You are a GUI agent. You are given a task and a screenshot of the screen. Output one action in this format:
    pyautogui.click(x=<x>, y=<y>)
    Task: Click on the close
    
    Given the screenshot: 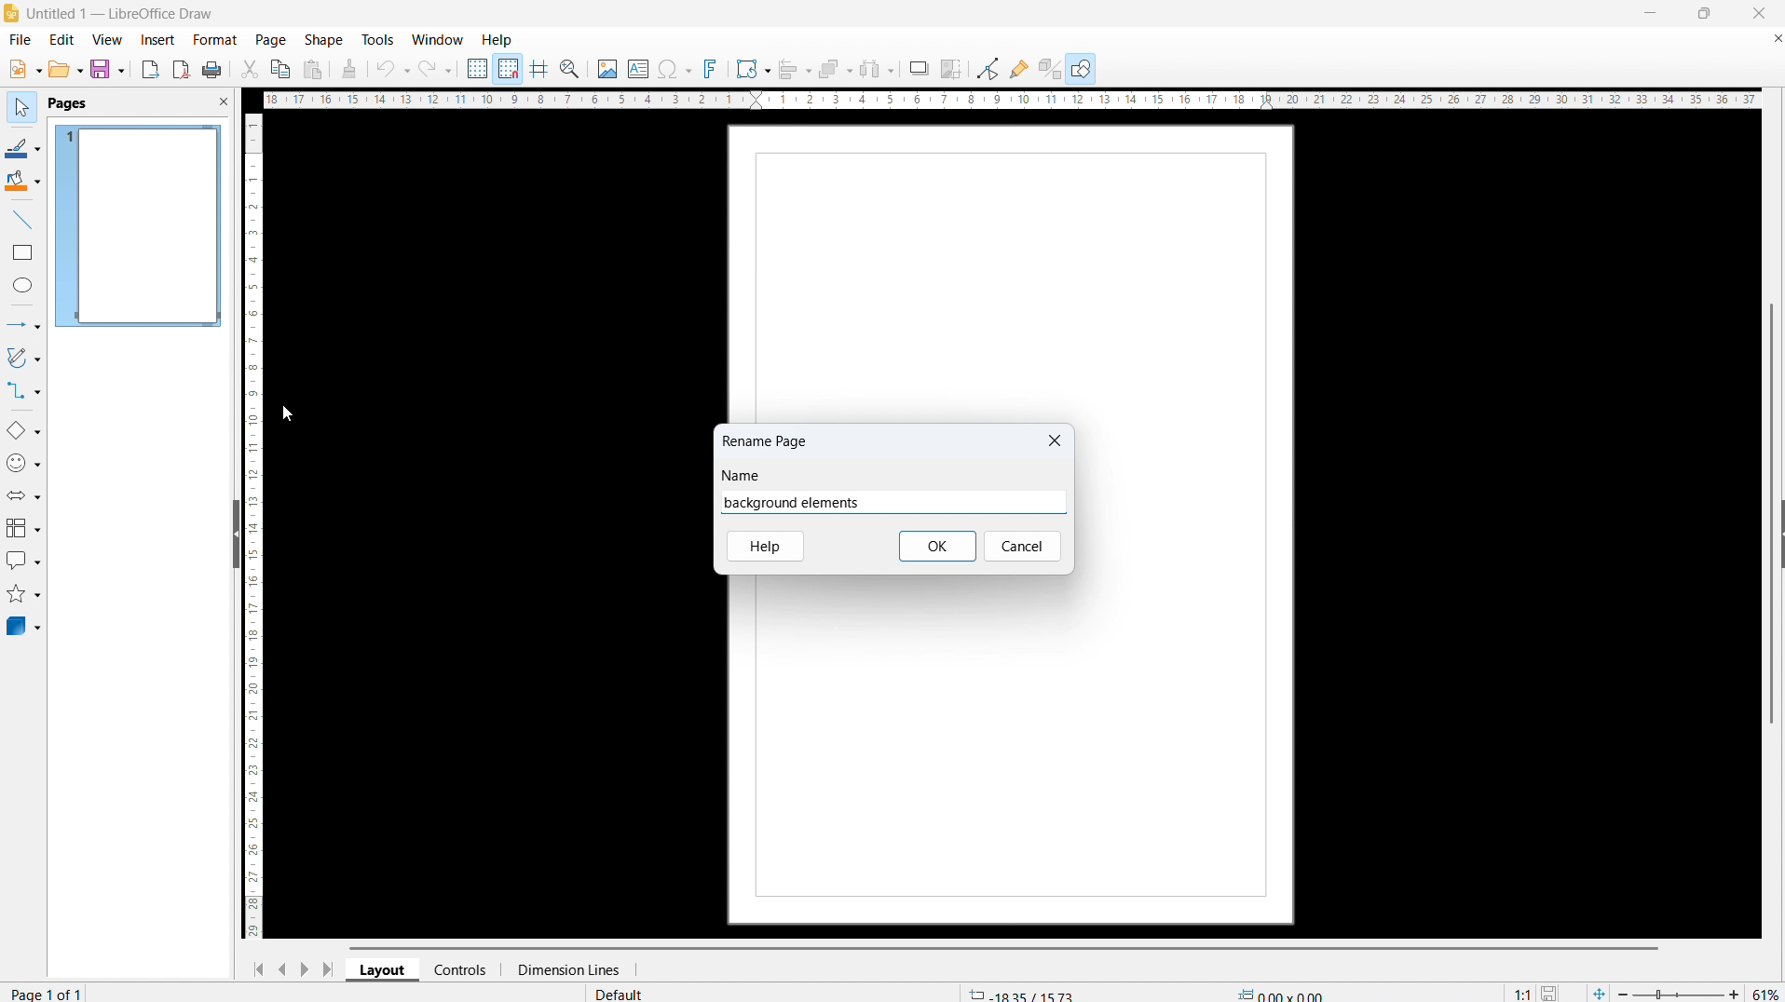 What is the action you would take?
    pyautogui.click(x=1759, y=13)
    